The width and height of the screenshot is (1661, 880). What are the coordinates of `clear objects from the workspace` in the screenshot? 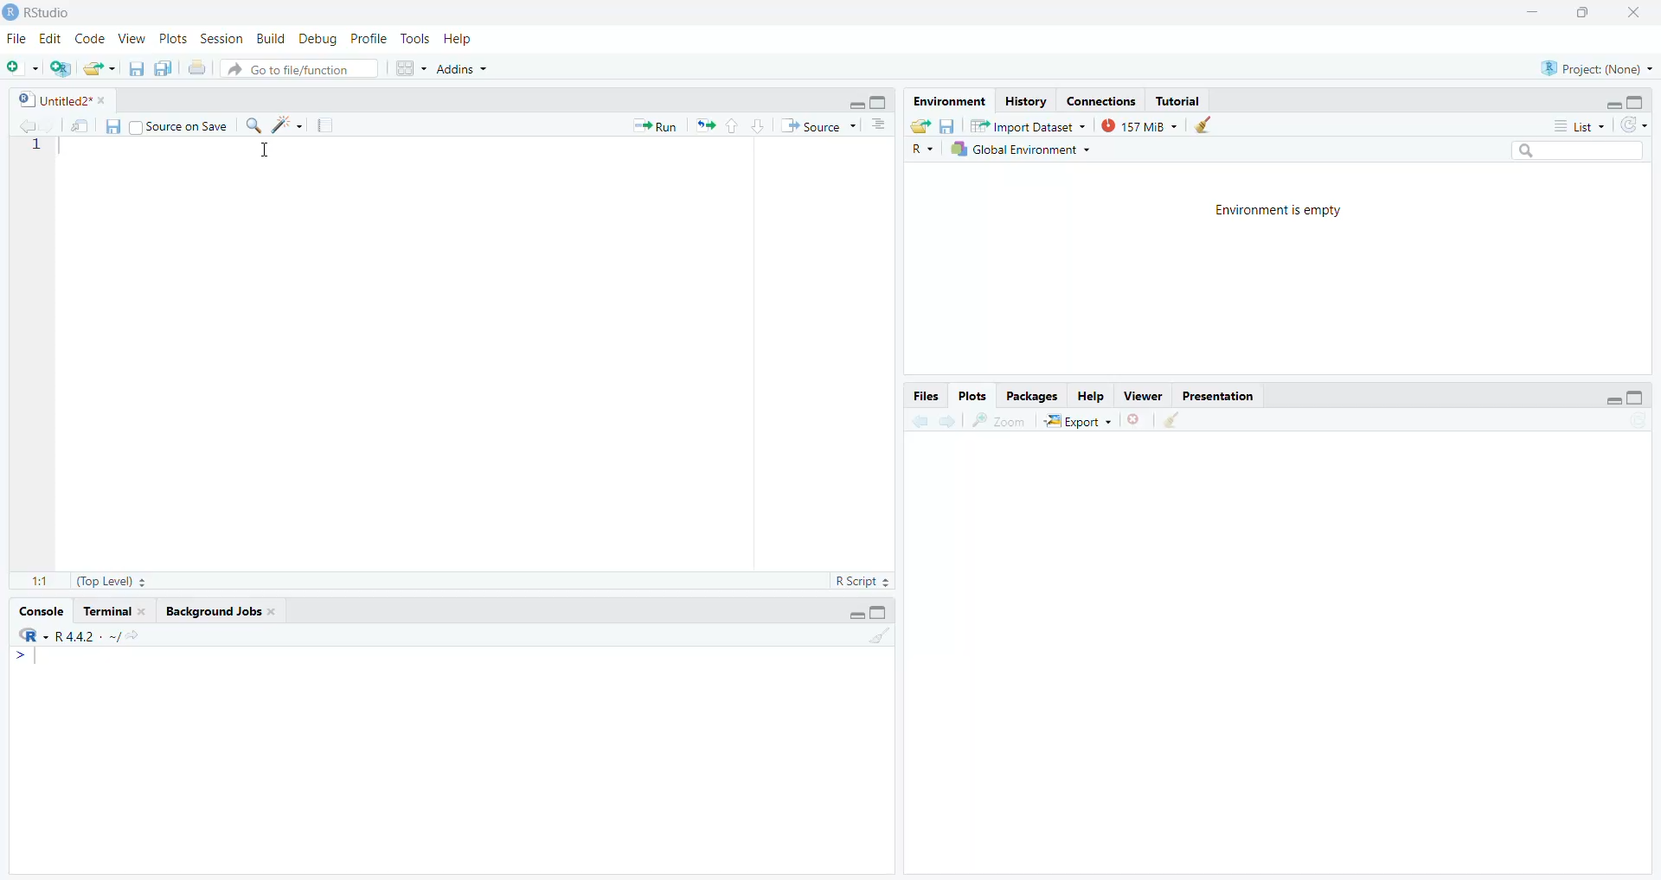 It's located at (1208, 125).